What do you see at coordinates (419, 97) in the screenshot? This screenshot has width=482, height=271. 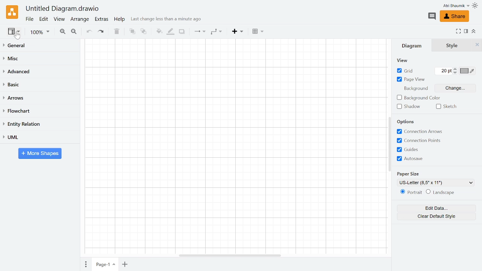 I see `Background color` at bounding box center [419, 97].